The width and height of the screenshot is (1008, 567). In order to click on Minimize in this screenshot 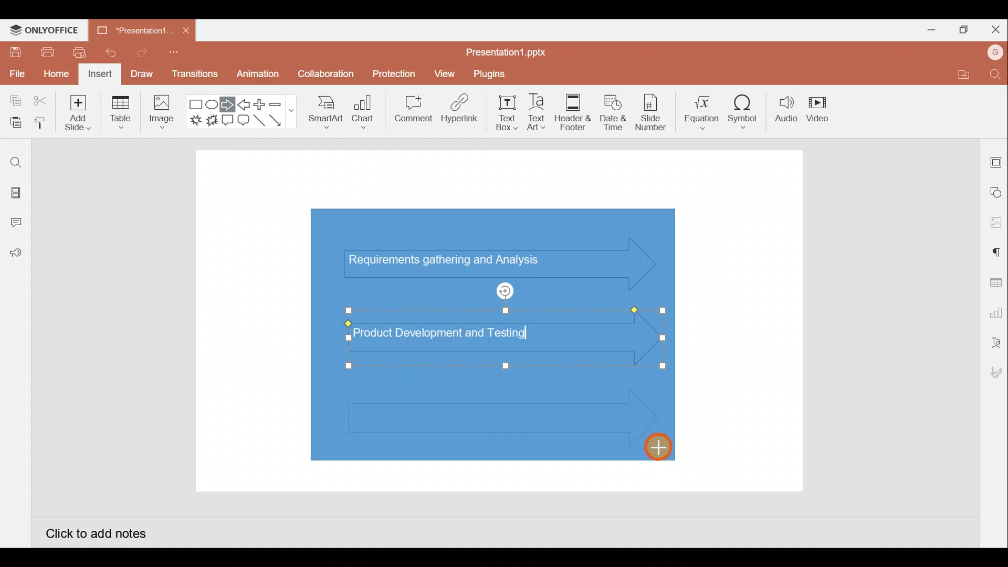, I will do `click(927, 28)`.